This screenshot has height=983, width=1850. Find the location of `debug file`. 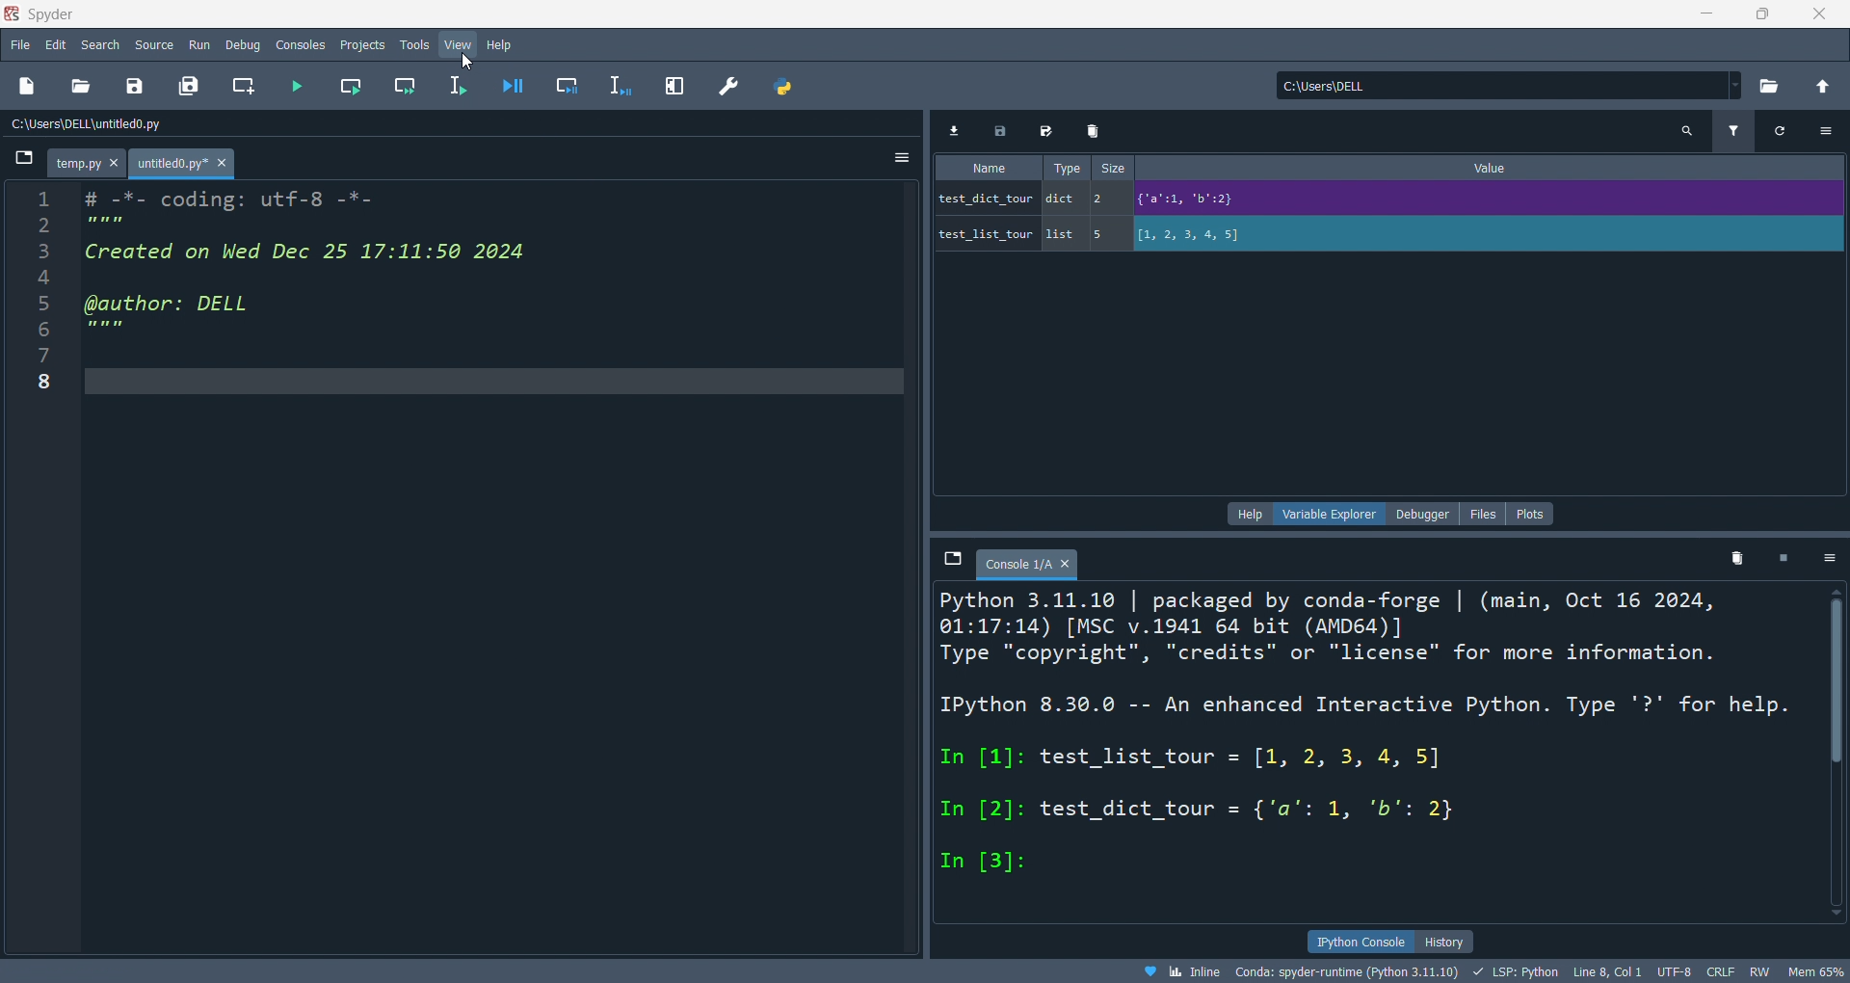

debug file is located at coordinates (512, 84).